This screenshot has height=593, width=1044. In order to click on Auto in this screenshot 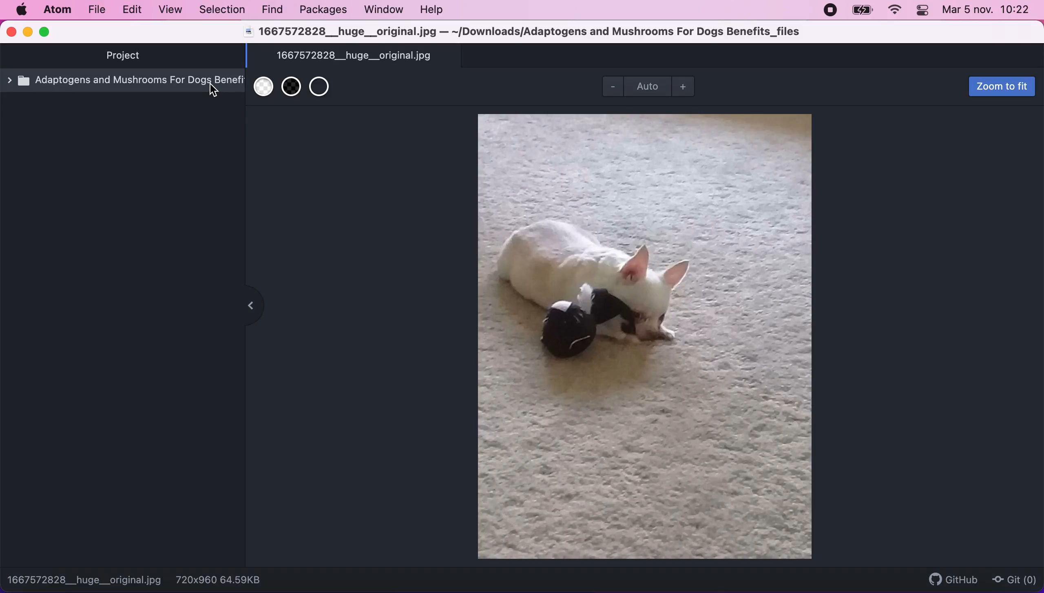, I will do `click(649, 85)`.